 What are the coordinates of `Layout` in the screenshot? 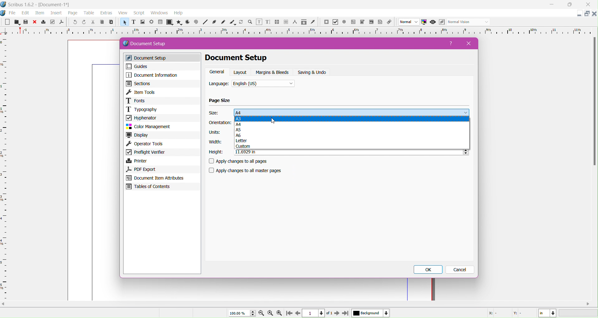 It's located at (241, 72).